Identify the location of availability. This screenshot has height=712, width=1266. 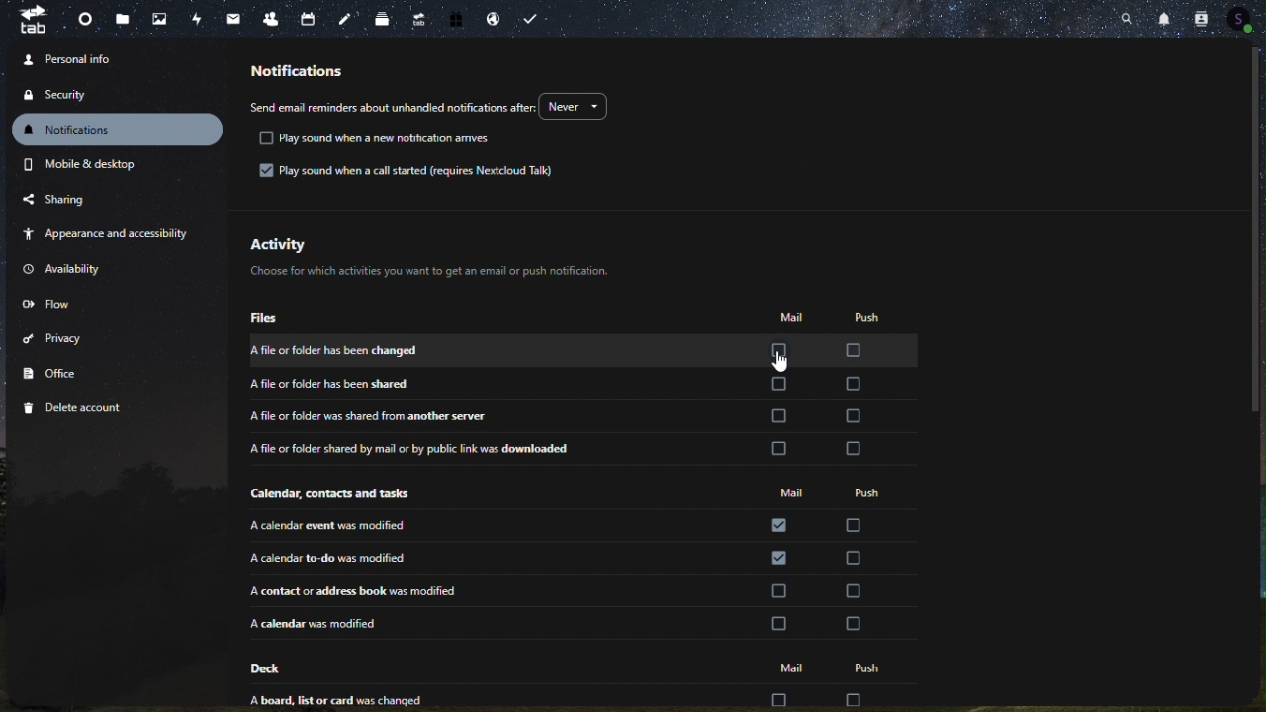
(81, 269).